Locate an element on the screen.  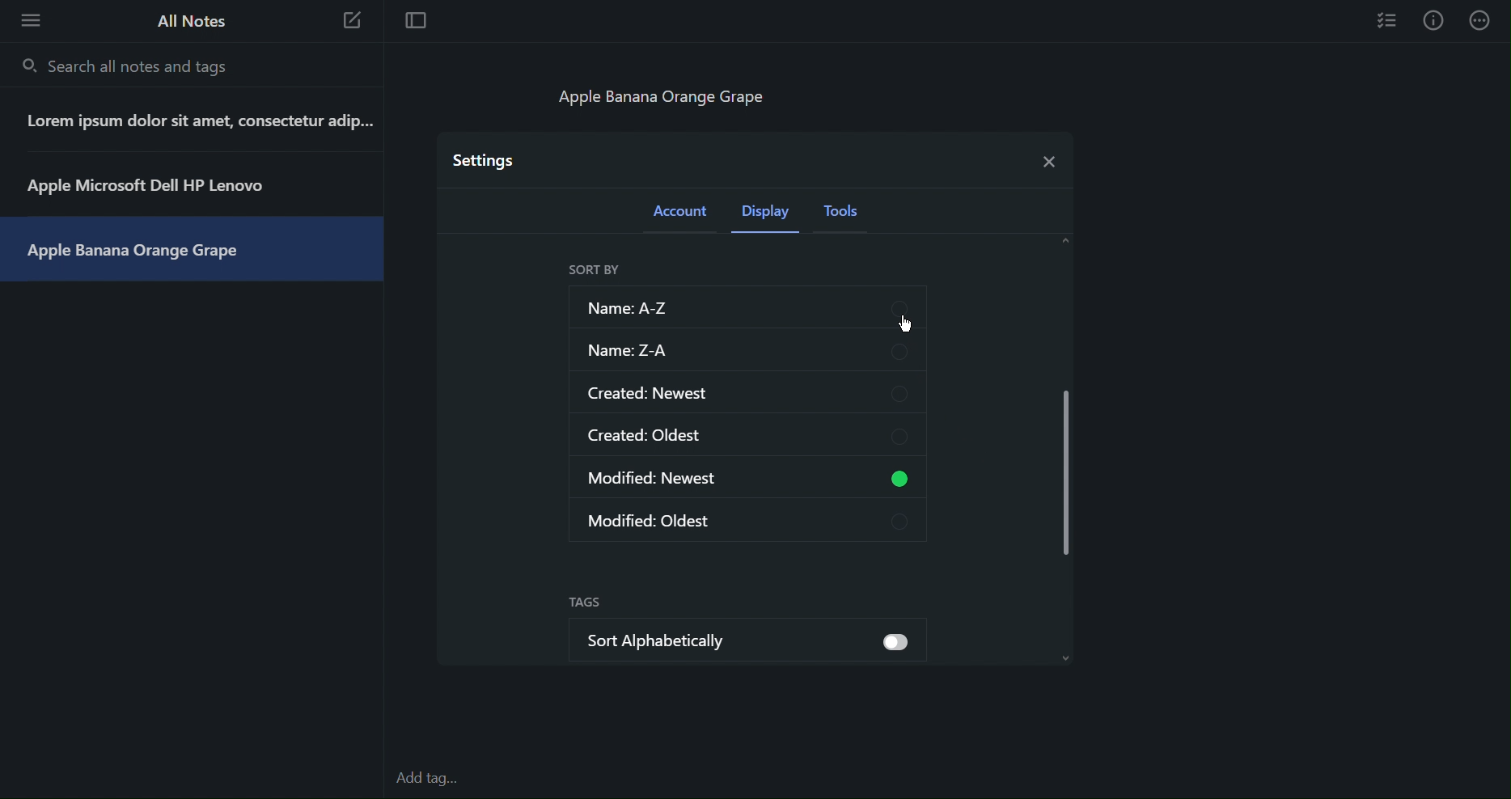
Modified: Oldest is located at coordinates (751, 518).